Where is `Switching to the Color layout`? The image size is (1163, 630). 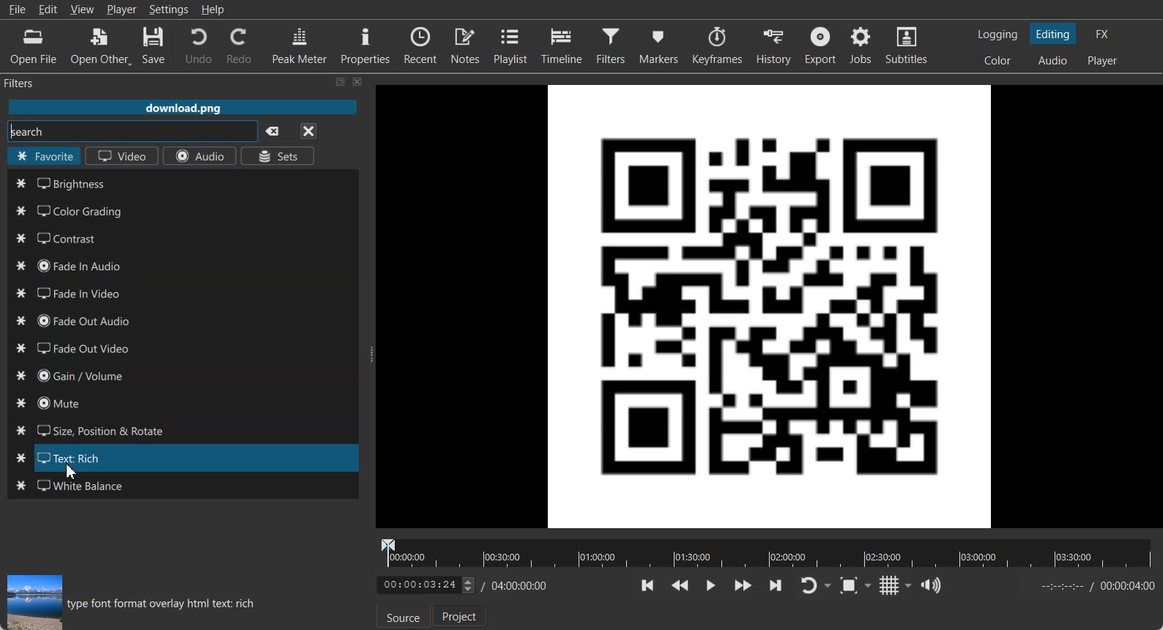 Switching to the Color layout is located at coordinates (997, 61).